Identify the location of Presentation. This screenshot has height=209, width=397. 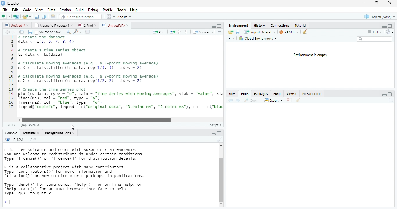
(311, 94).